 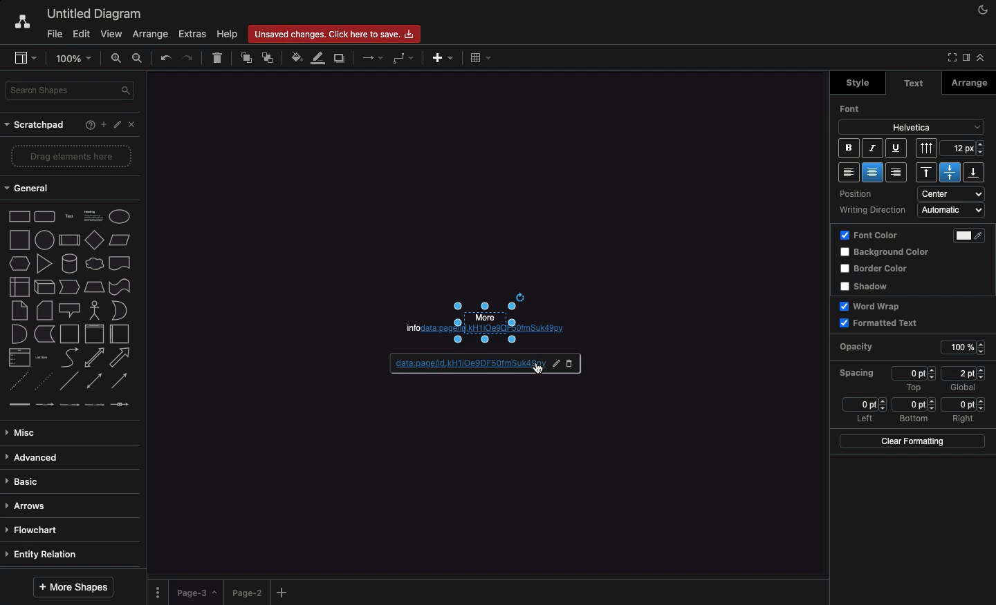 What do you see at coordinates (71, 90) in the screenshot?
I see `Search shapes` at bounding box center [71, 90].